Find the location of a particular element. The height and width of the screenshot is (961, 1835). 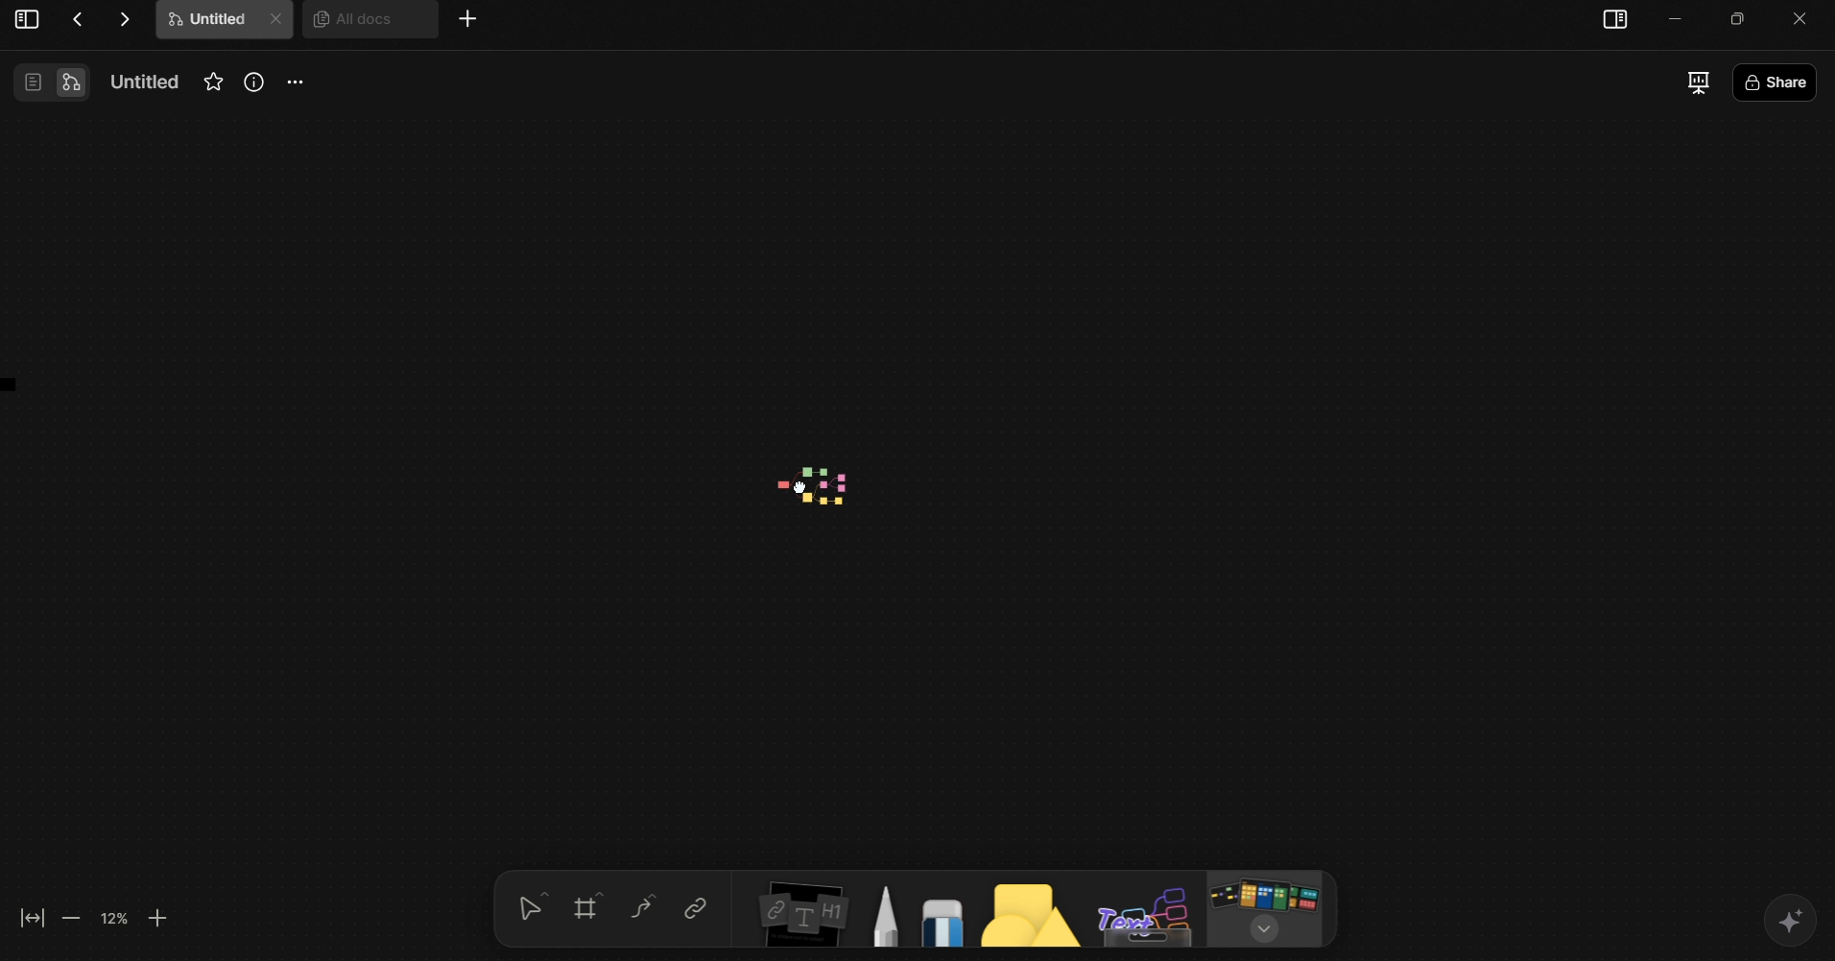

sidebar is located at coordinates (1618, 21).